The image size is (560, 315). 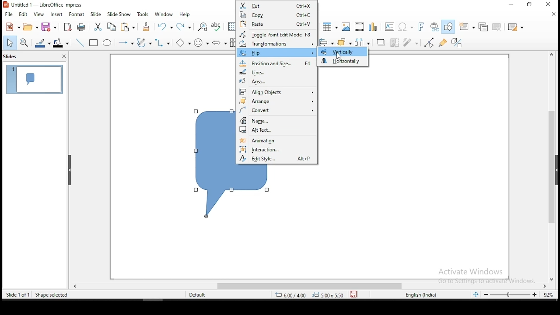 What do you see at coordinates (183, 43) in the screenshot?
I see `basic shapes` at bounding box center [183, 43].